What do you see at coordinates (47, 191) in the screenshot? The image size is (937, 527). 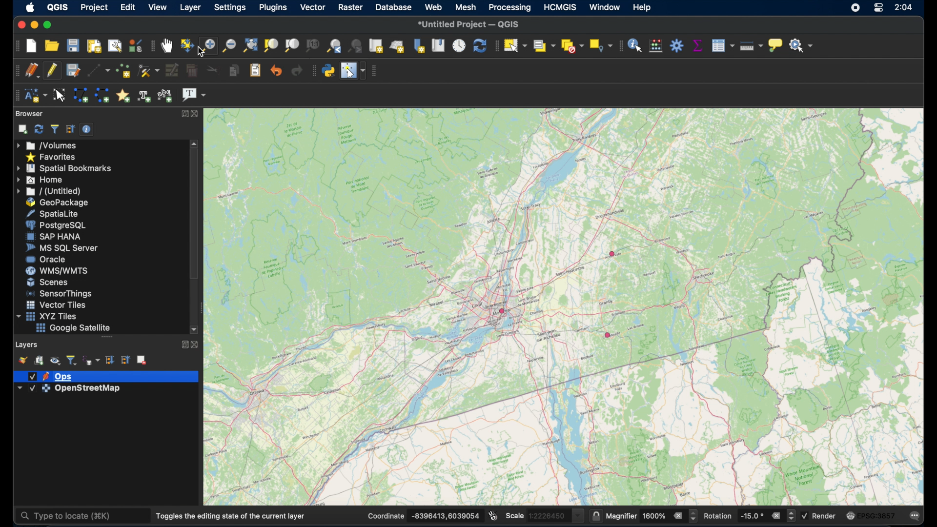 I see `untitled` at bounding box center [47, 191].